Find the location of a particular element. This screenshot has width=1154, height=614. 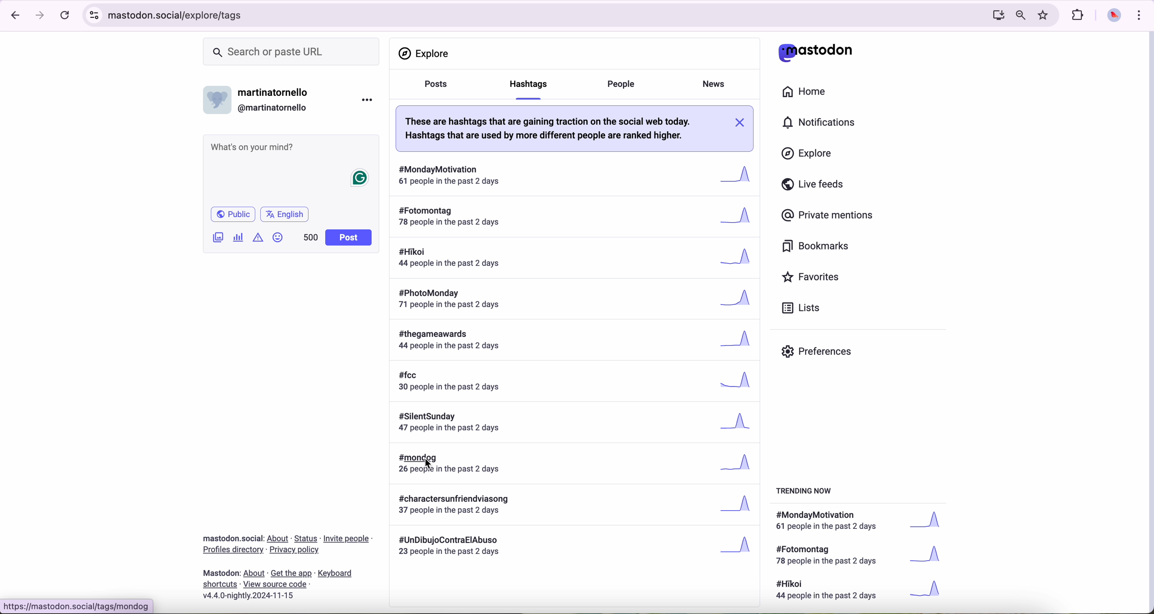

private mentions is located at coordinates (830, 216).